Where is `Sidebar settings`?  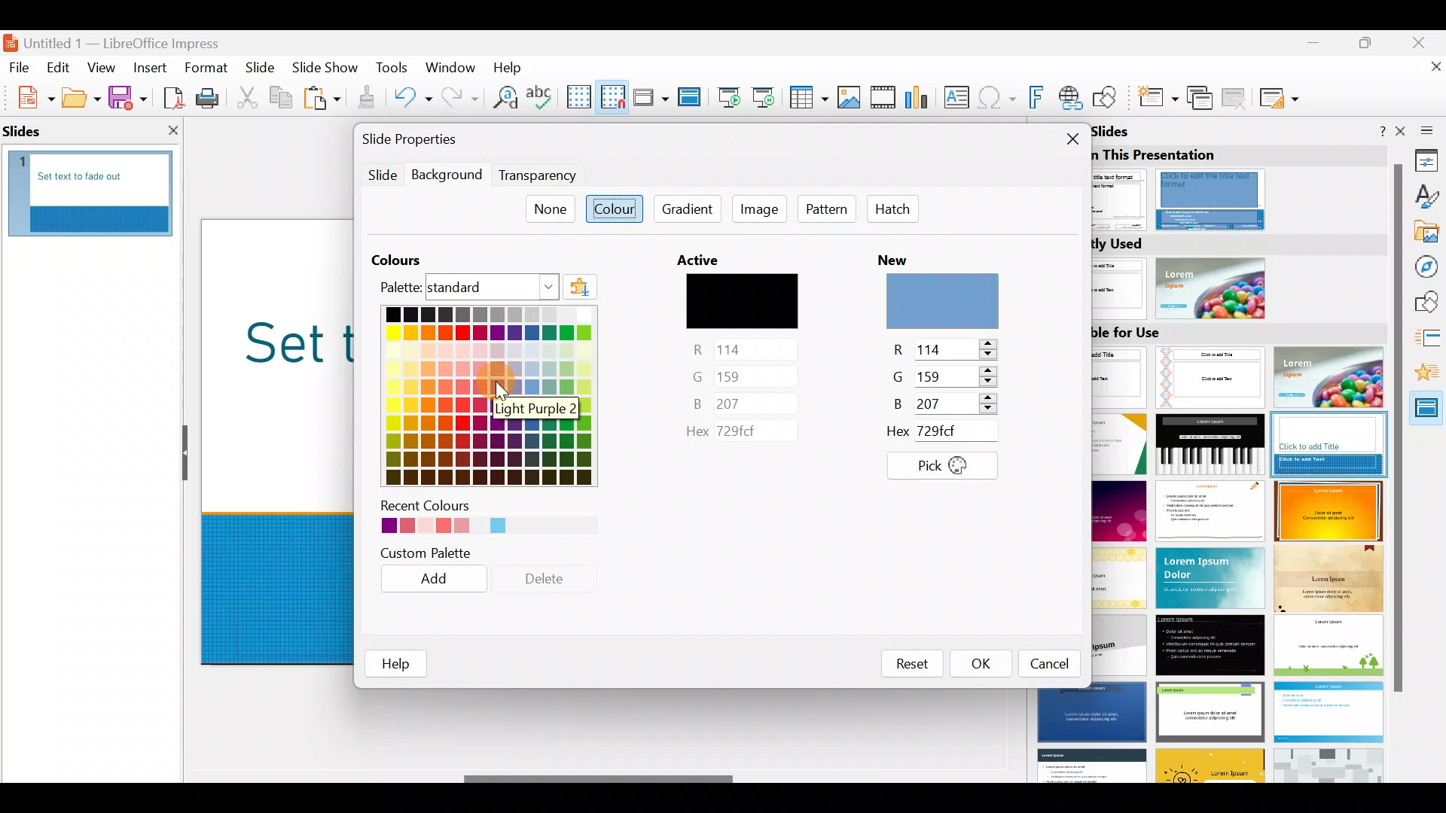 Sidebar settings is located at coordinates (1424, 129).